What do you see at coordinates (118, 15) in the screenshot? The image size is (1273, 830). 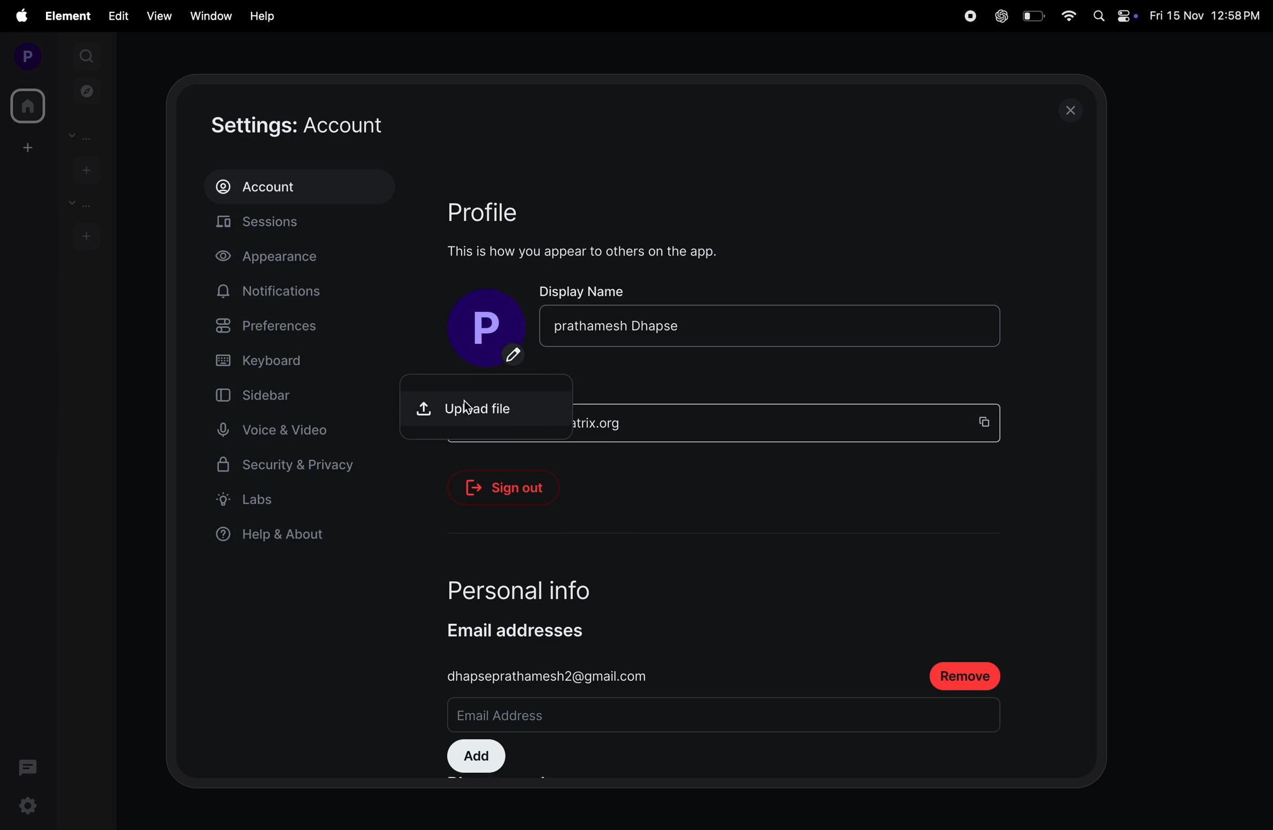 I see `edit` at bounding box center [118, 15].